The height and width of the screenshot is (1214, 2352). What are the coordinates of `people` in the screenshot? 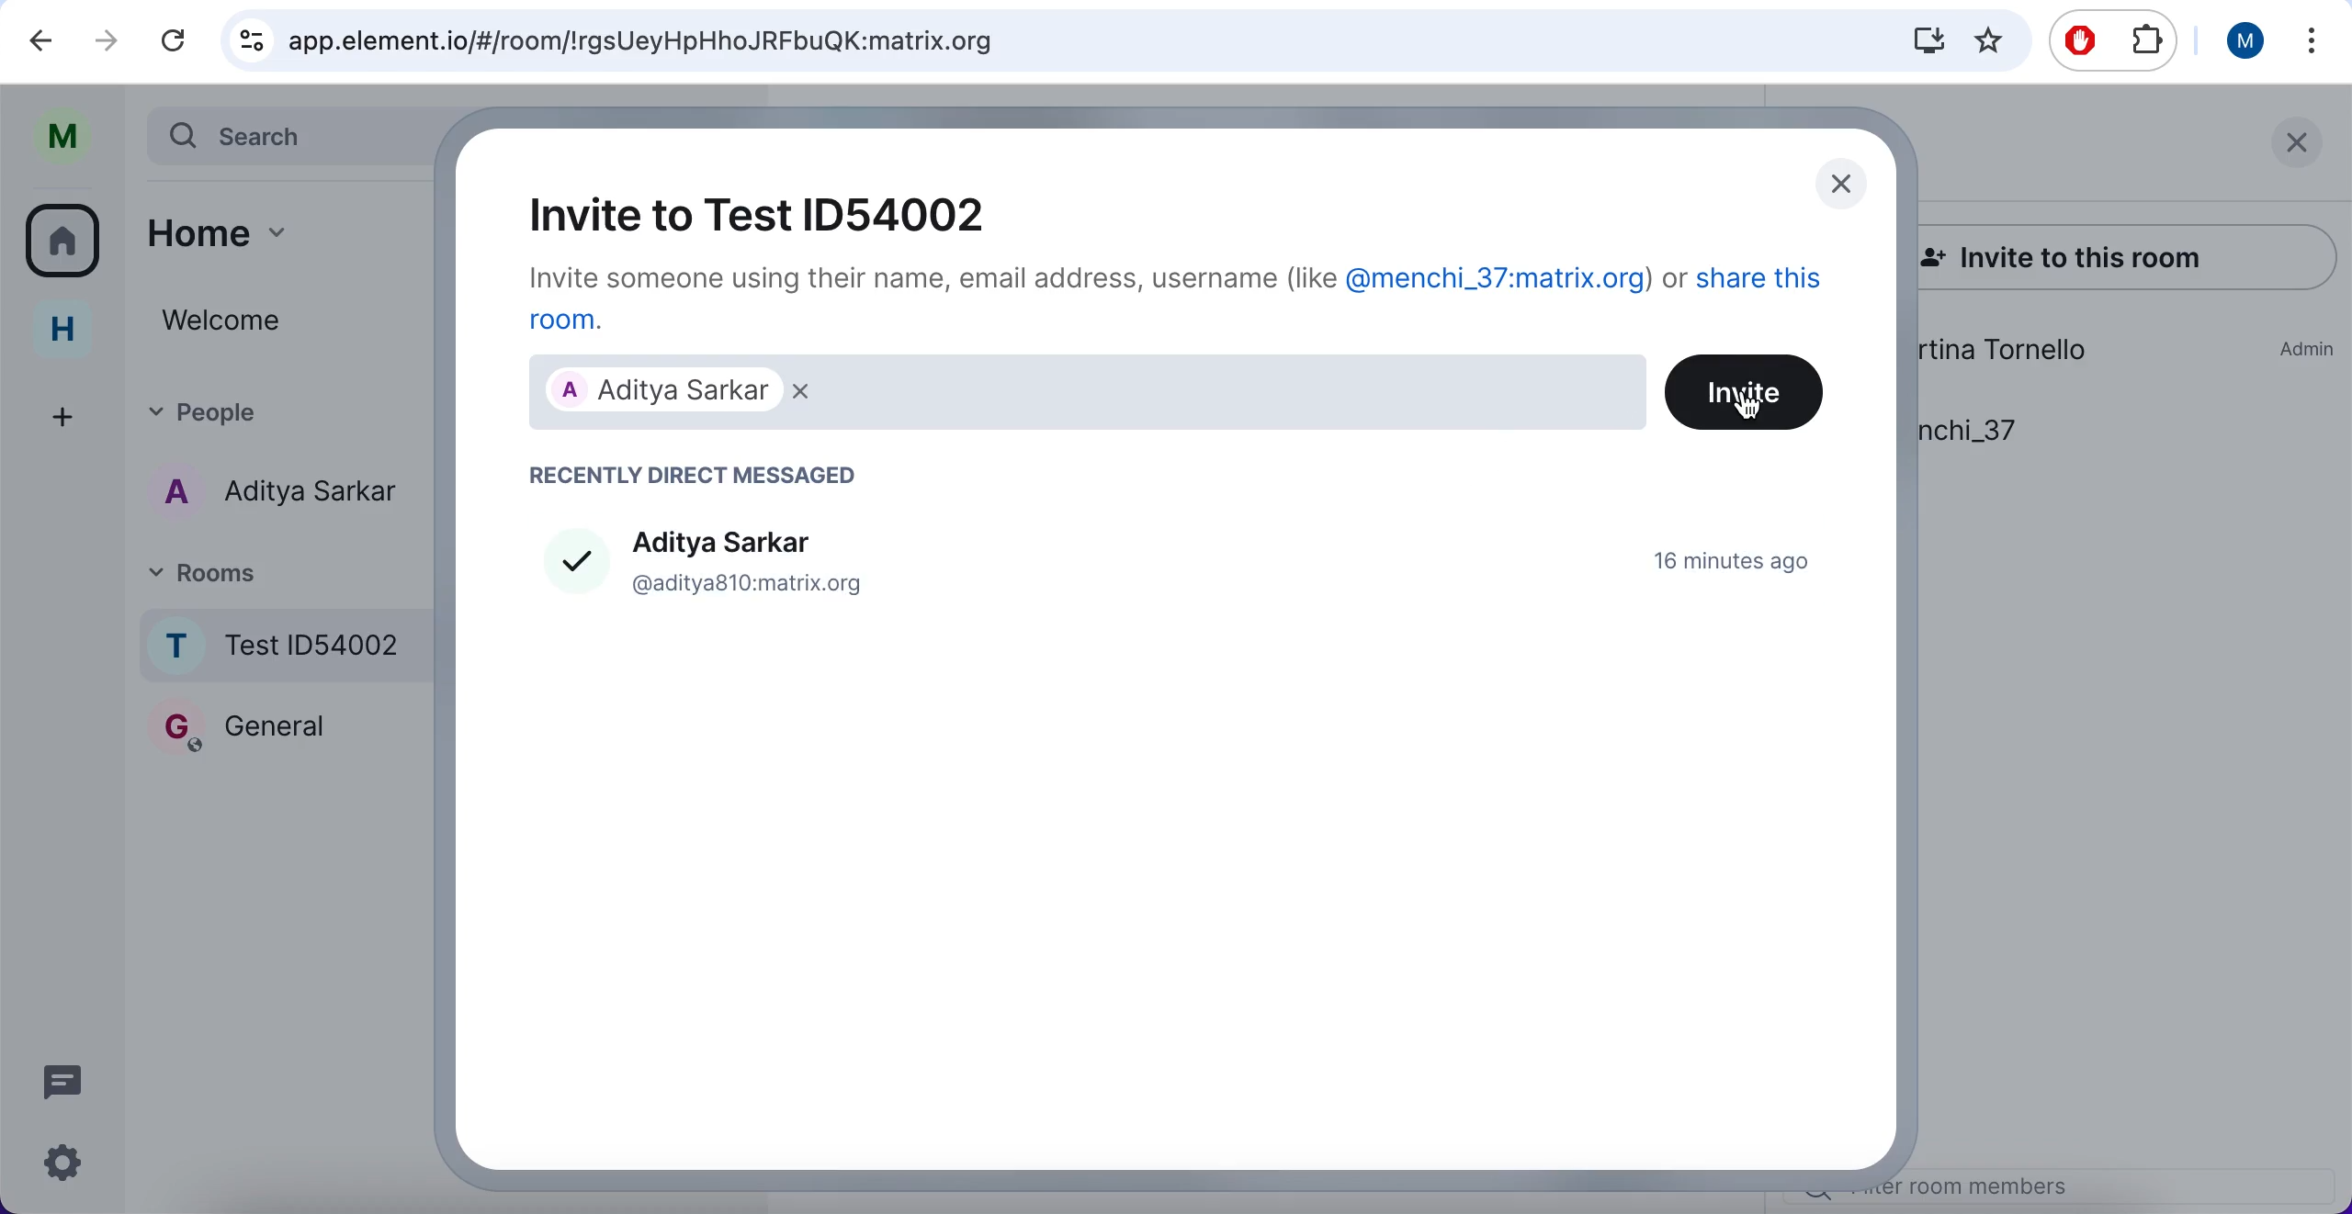 It's located at (285, 404).